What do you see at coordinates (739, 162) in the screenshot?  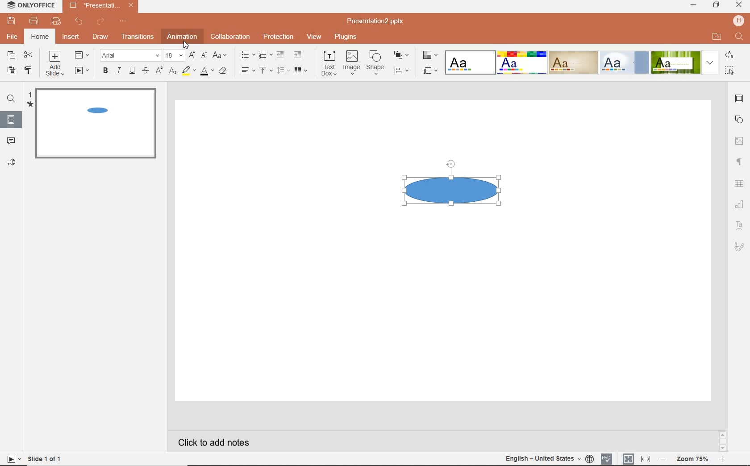 I see `paragraph settings` at bounding box center [739, 162].